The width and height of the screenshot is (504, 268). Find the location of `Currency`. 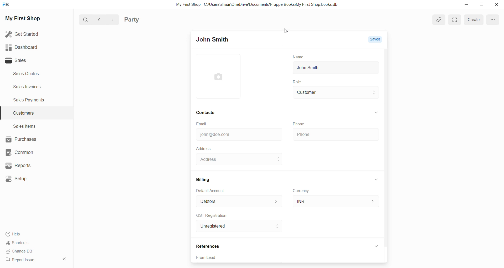

Currency is located at coordinates (302, 191).